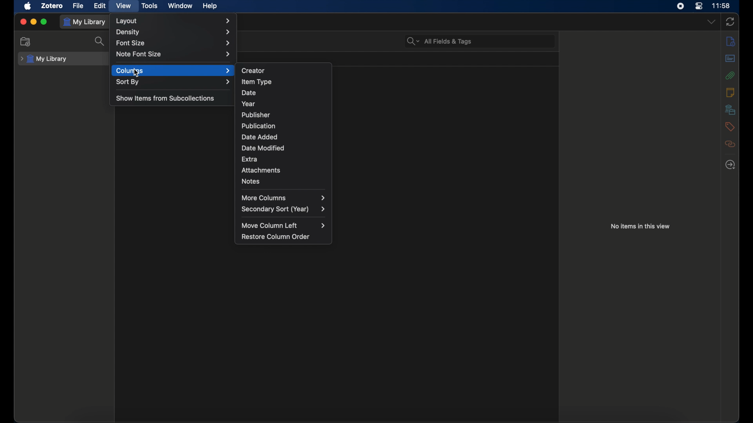 Image resolution: width=753 pixels, height=423 pixels. I want to click on my library, so click(85, 22).